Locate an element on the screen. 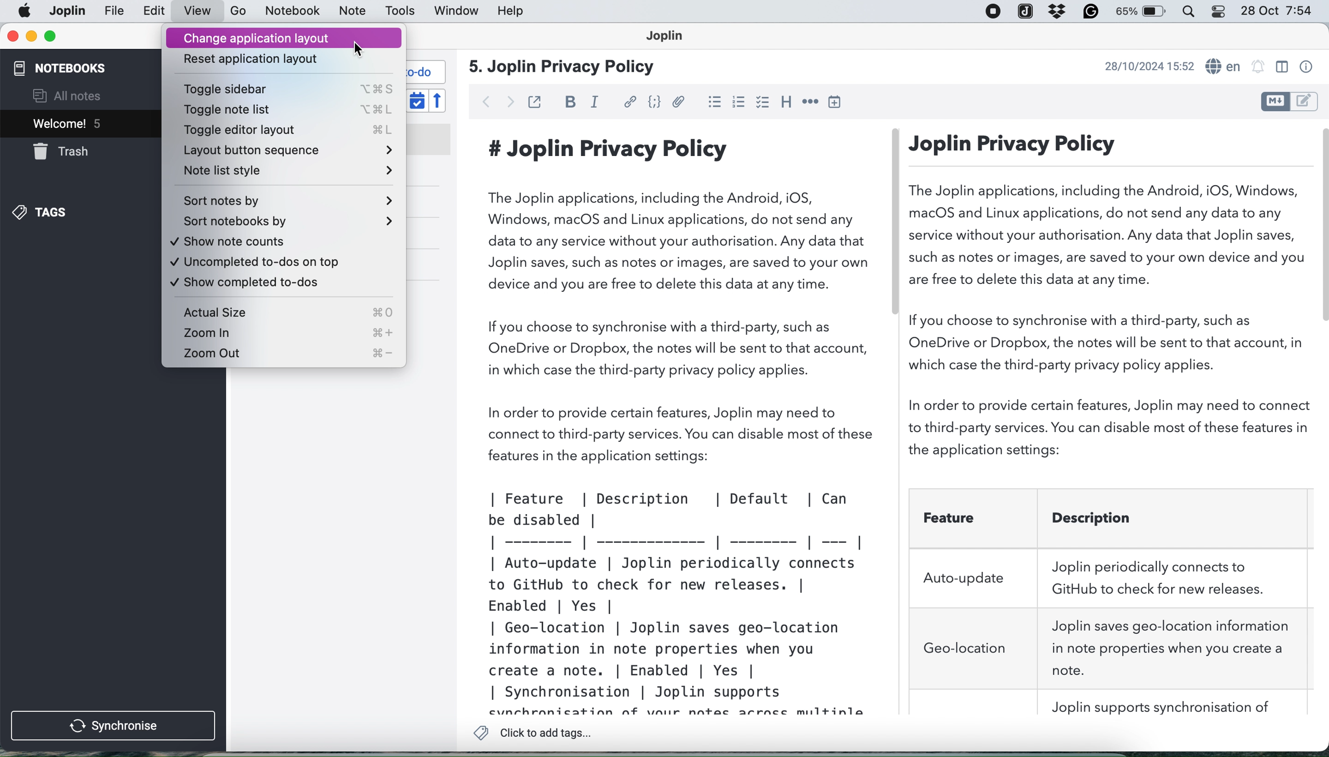 The height and width of the screenshot is (757, 1329). current open note is located at coordinates (65, 123).